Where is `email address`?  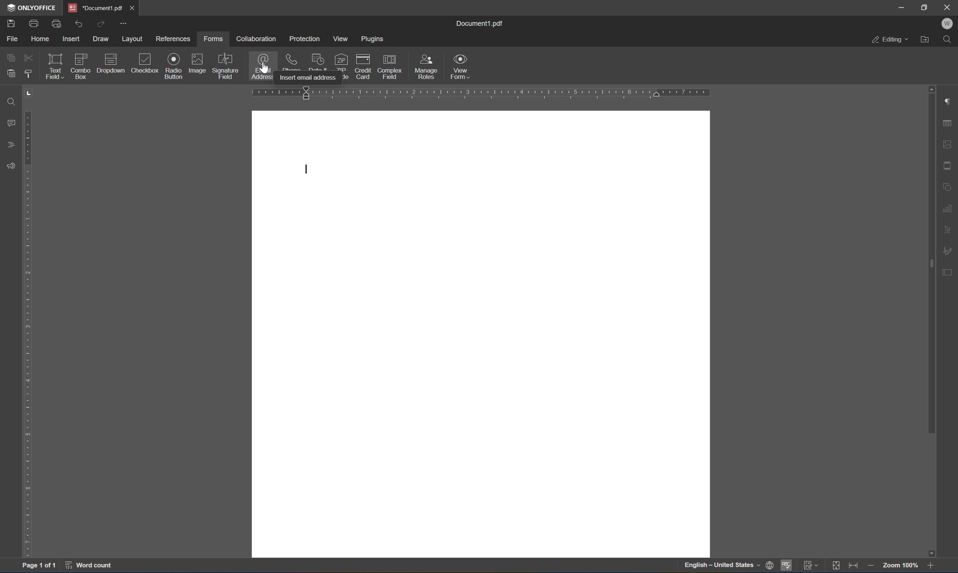 email address is located at coordinates (259, 67).